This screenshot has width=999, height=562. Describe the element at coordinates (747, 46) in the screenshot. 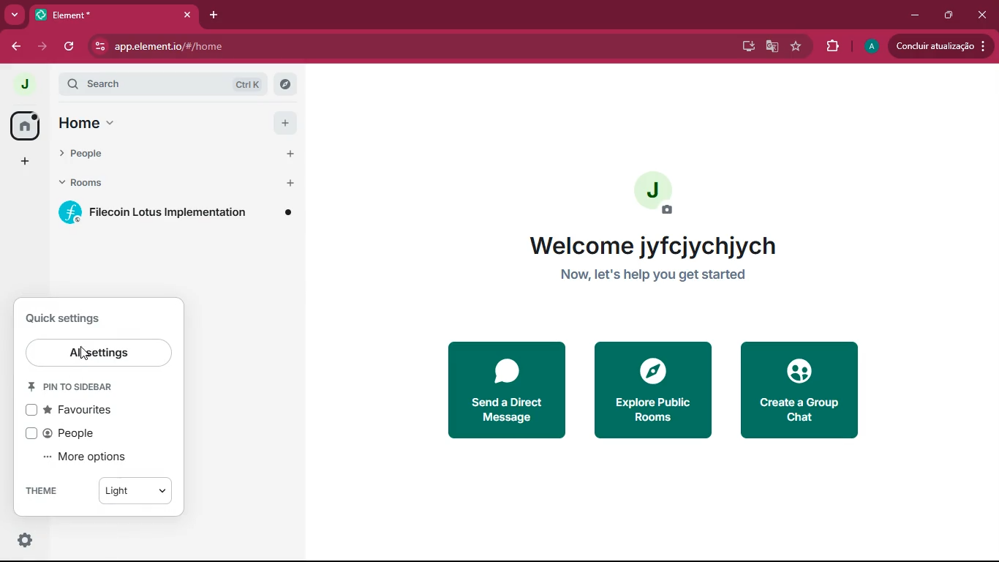

I see `desktop` at that location.